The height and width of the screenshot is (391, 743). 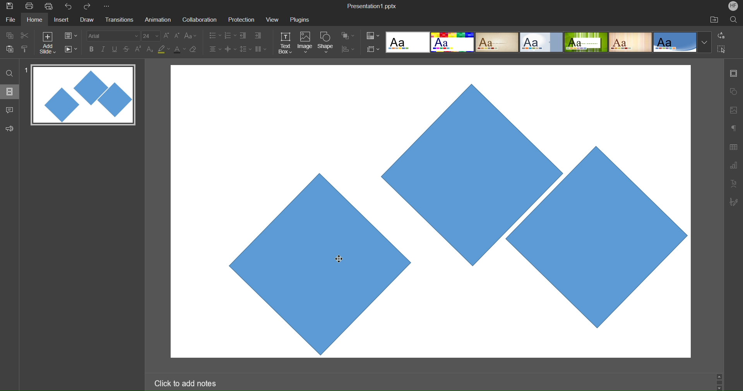 What do you see at coordinates (191, 35) in the screenshot?
I see `Font Case Settings` at bounding box center [191, 35].